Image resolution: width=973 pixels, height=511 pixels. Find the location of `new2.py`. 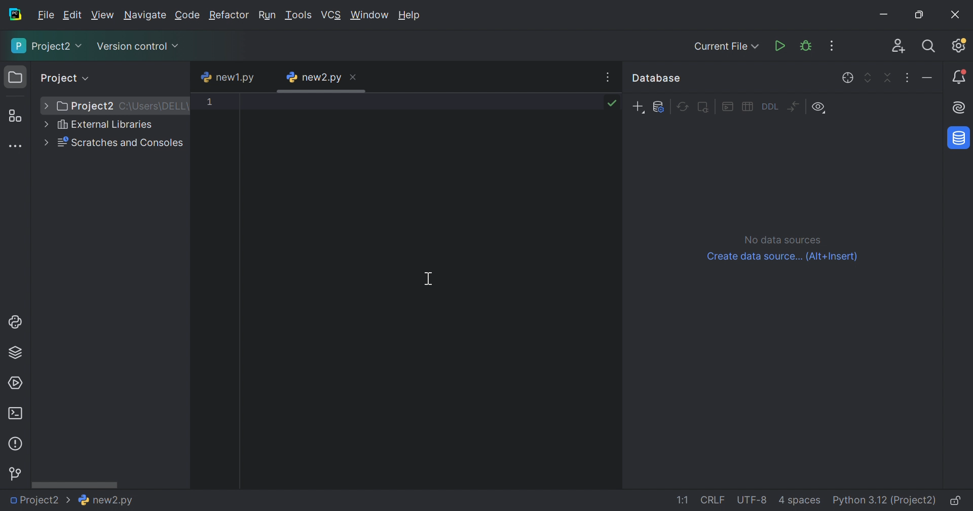

new2.py is located at coordinates (105, 500).